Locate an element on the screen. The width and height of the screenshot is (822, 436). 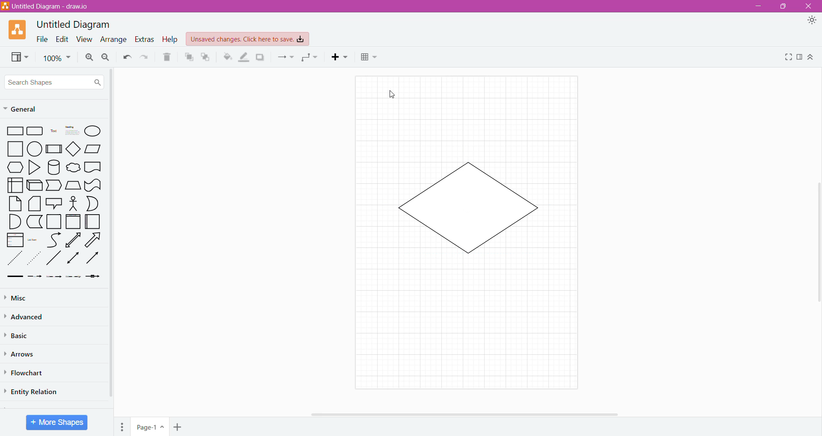
Line Color is located at coordinates (244, 57).